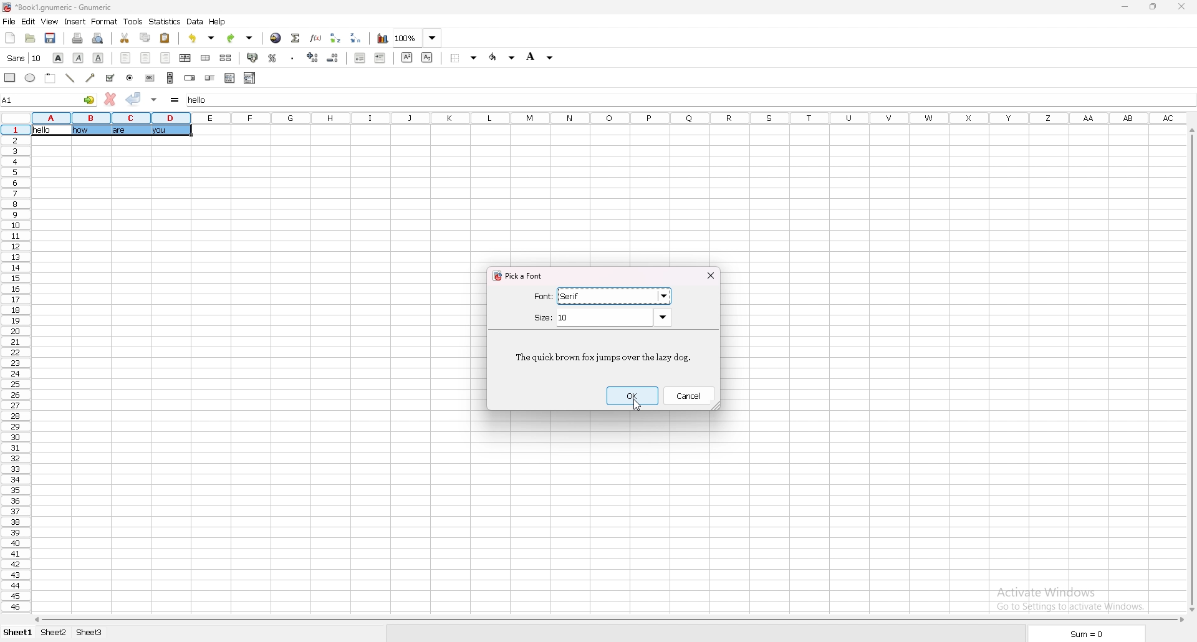  I want to click on tickbox, so click(109, 78).